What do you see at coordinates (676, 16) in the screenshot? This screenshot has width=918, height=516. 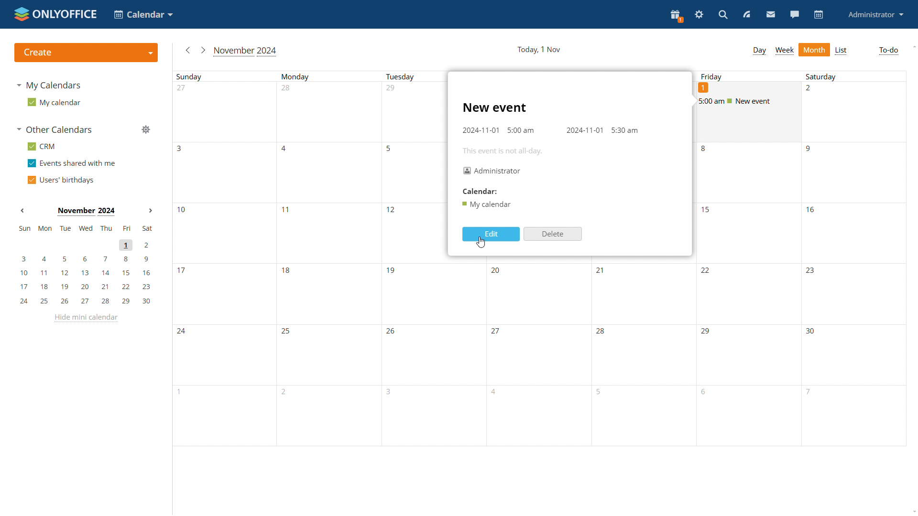 I see `present` at bounding box center [676, 16].